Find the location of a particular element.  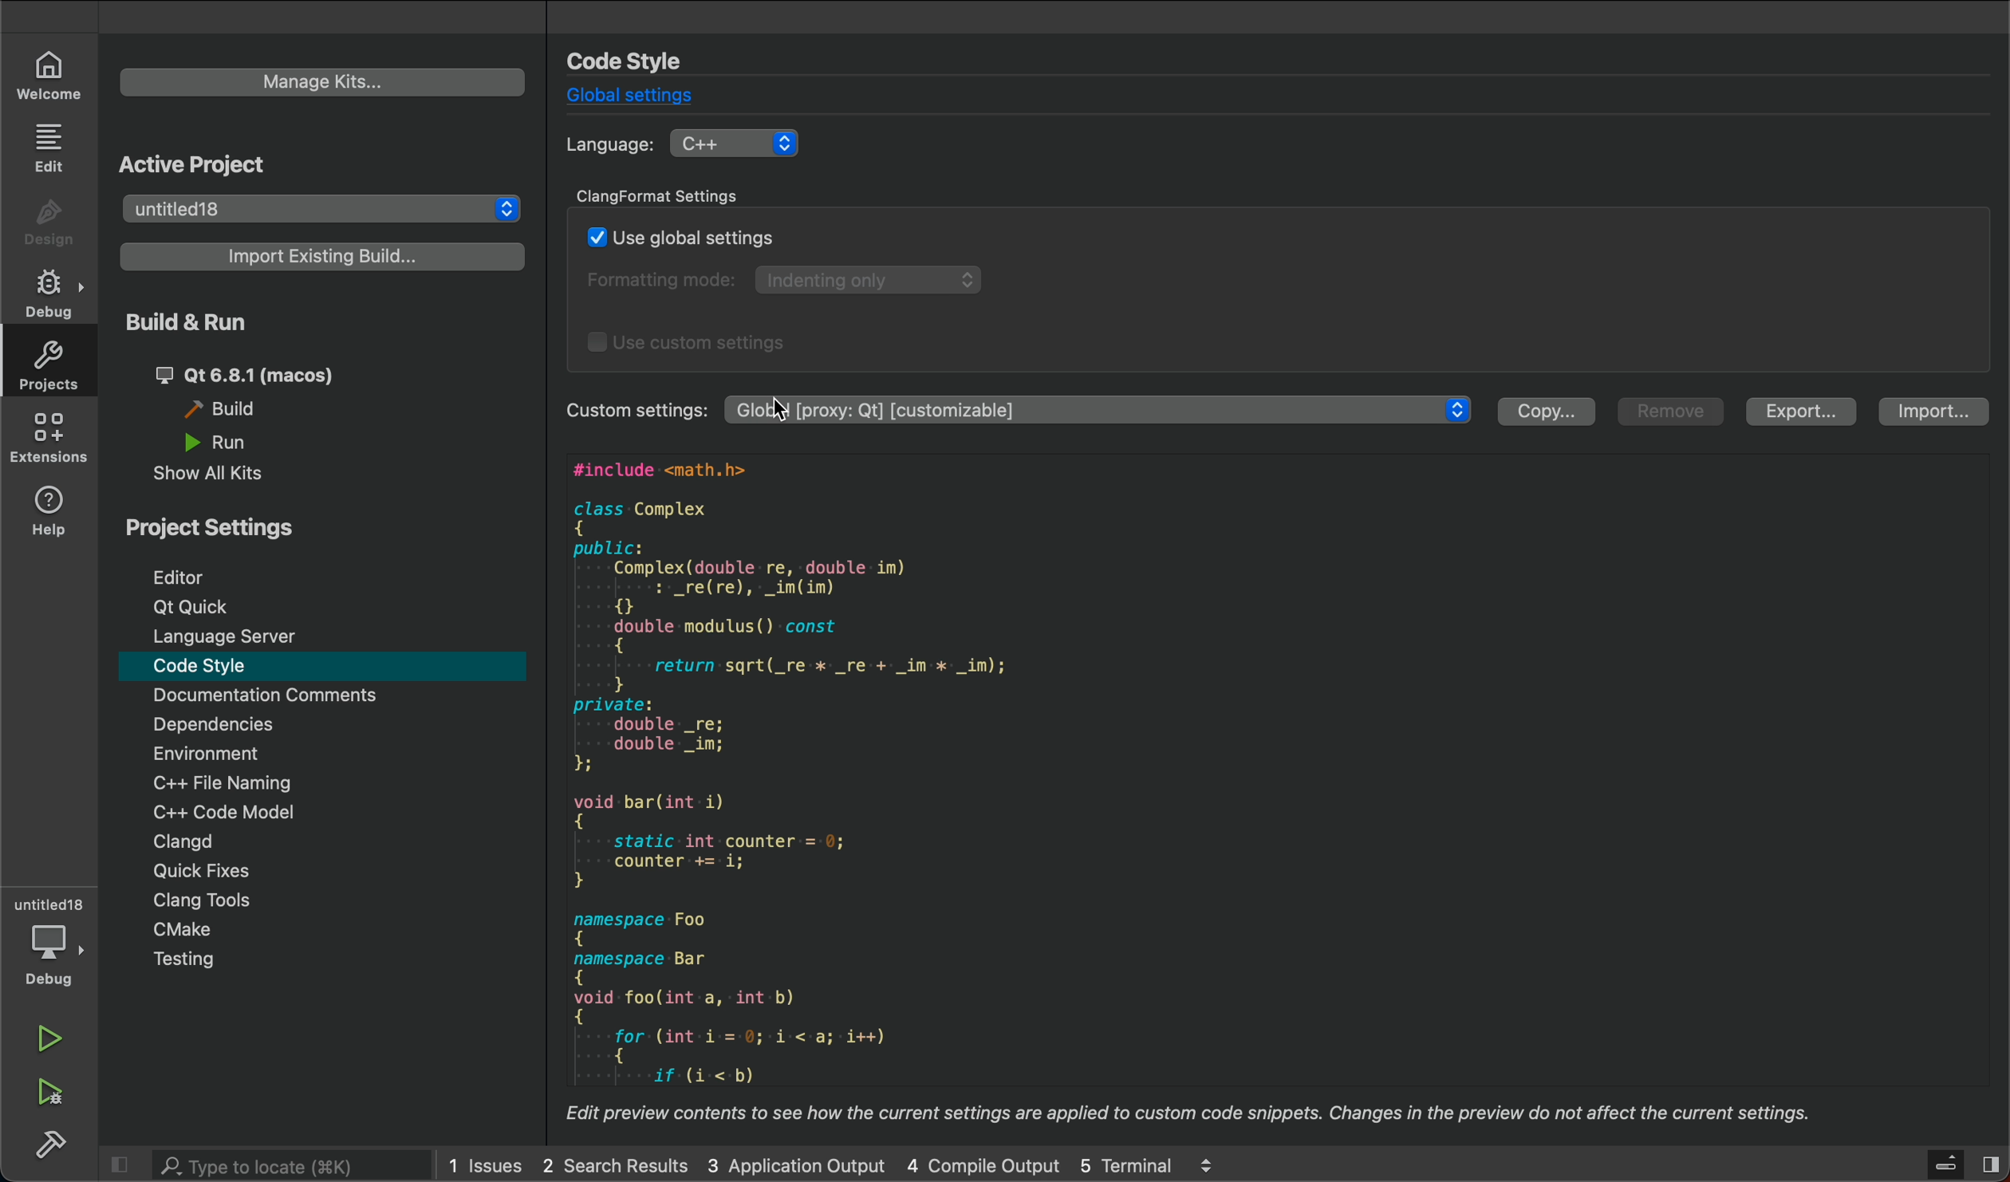

welcome is located at coordinates (51, 76).